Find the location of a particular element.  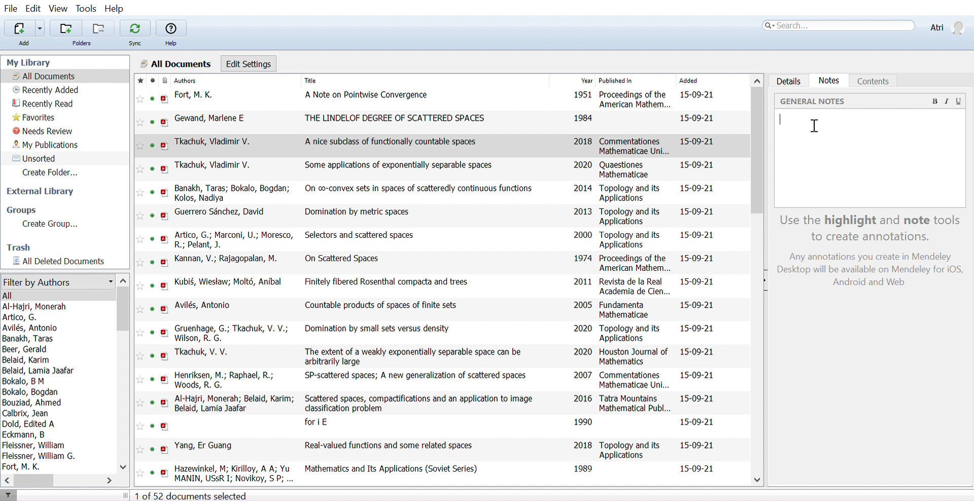

Avilés, Antonio is located at coordinates (30, 328).